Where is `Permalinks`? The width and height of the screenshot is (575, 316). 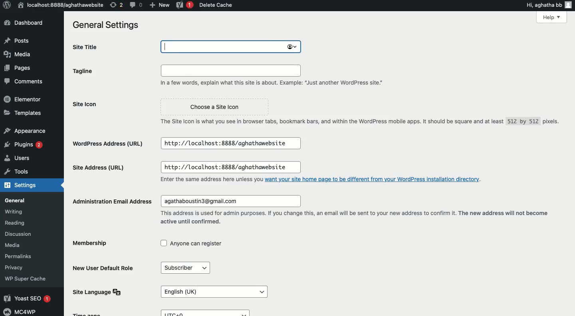
Permalinks is located at coordinates (20, 255).